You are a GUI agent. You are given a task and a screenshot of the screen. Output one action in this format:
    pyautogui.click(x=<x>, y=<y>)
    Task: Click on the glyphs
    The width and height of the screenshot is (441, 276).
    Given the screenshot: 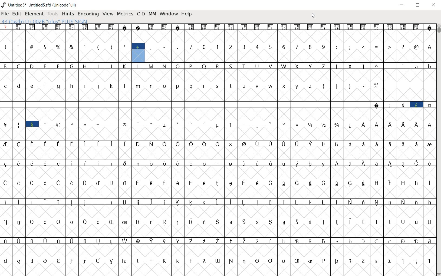 What is the action you would take?
    pyautogui.click(x=219, y=145)
    